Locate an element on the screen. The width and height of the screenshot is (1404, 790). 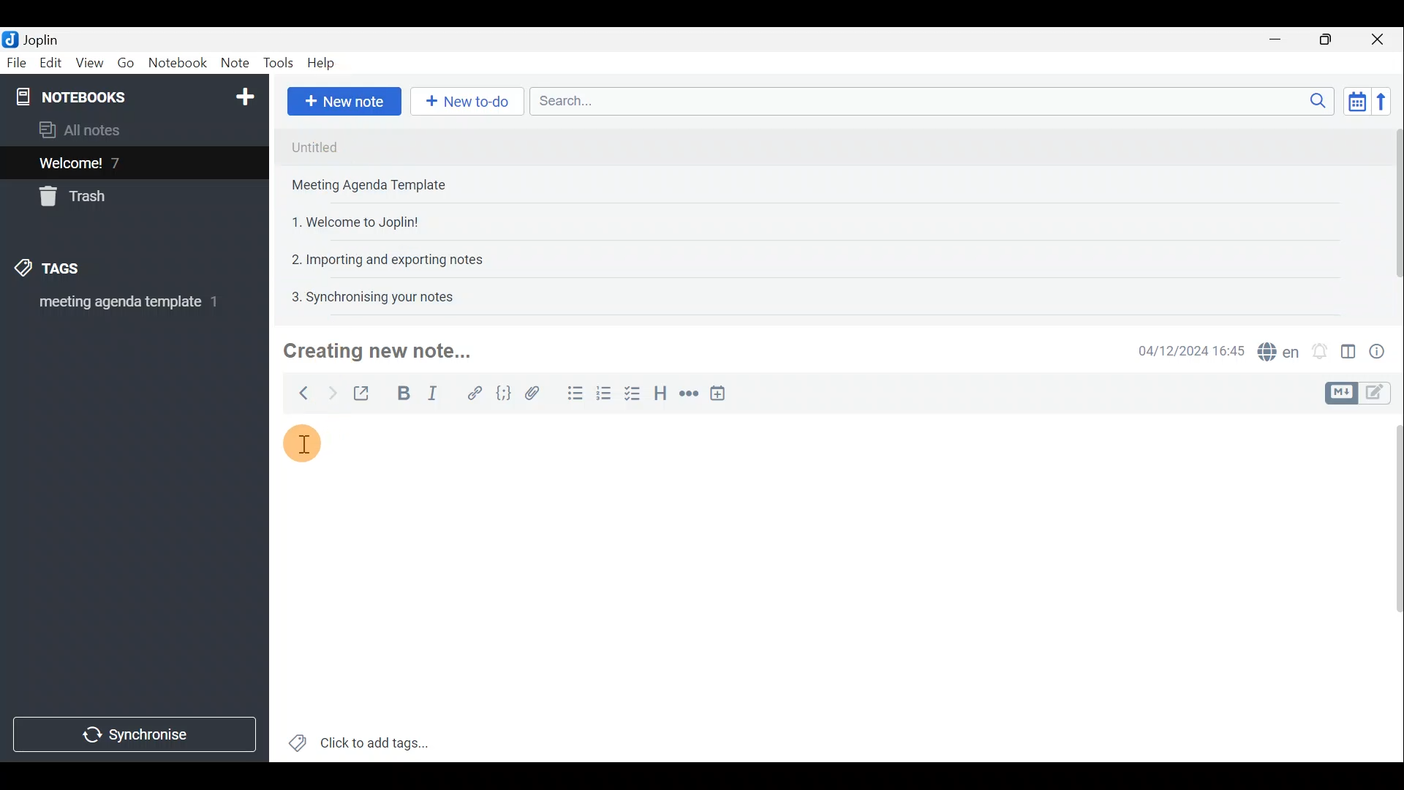
New to-do is located at coordinates (468, 102).